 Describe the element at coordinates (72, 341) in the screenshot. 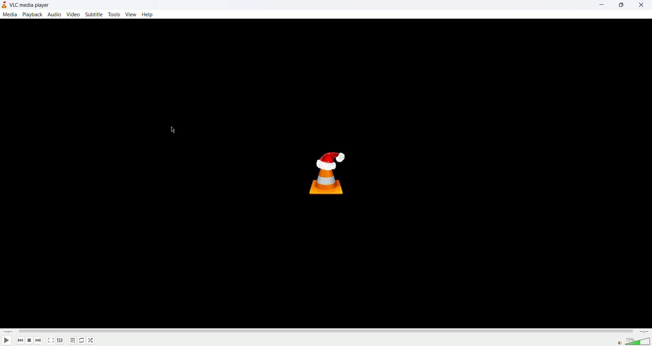

I see `playlist` at that location.